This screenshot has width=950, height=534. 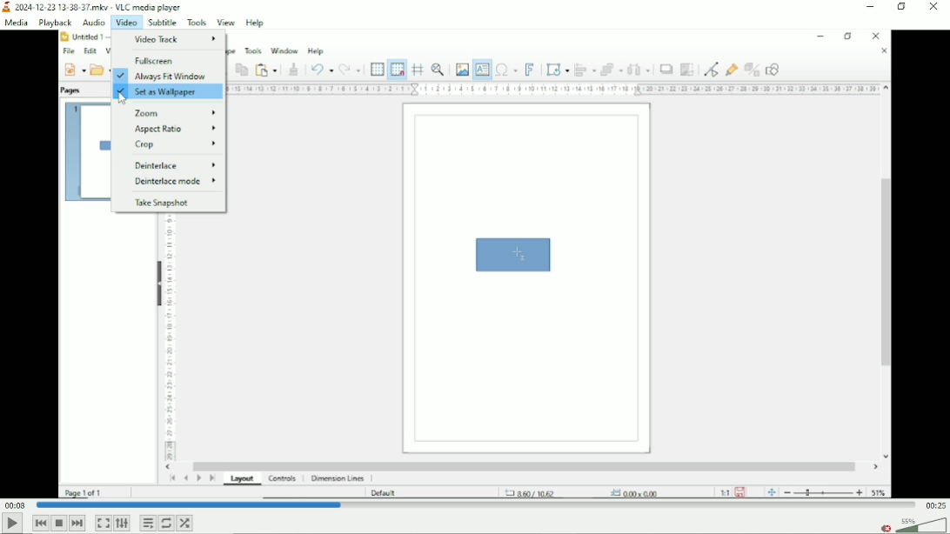 I want to click on Crop, so click(x=173, y=145).